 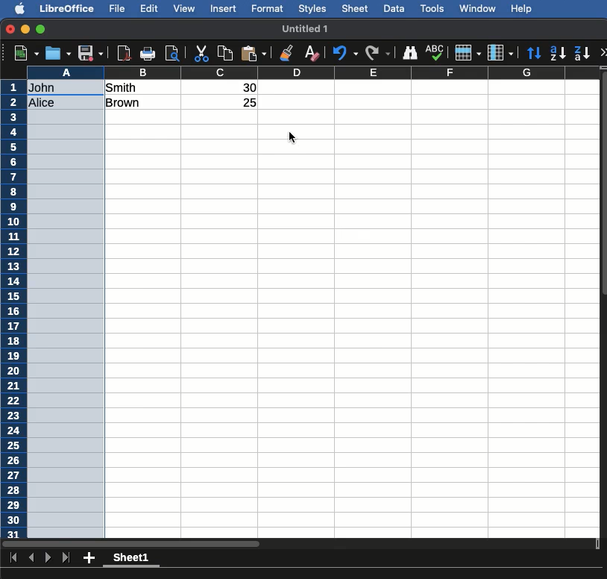 What do you see at coordinates (49, 557) in the screenshot?
I see `Next sheet` at bounding box center [49, 557].